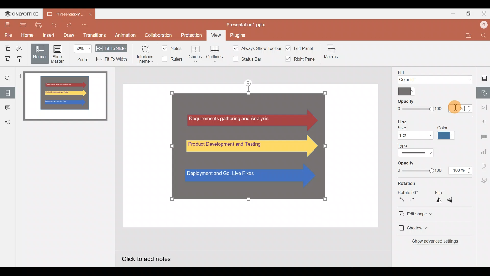 Image resolution: width=490 pixels, height=276 pixels. Describe the element at coordinates (6, 47) in the screenshot. I see `Copy` at that location.